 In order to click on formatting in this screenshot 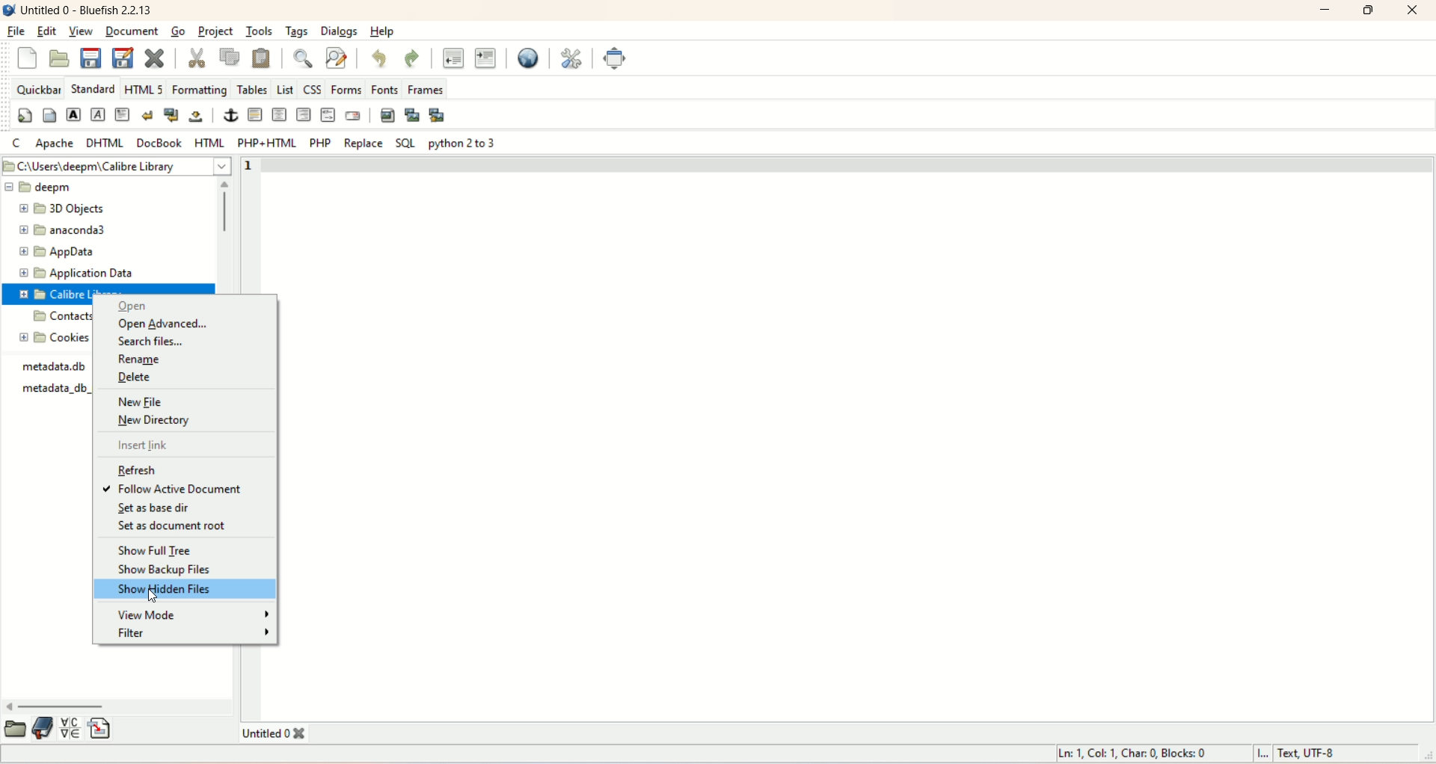, I will do `click(199, 90)`.